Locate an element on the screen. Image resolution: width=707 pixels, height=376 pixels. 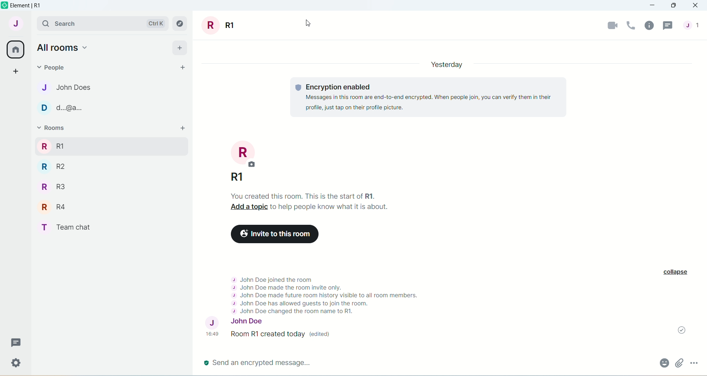
video call is located at coordinates (611, 26).